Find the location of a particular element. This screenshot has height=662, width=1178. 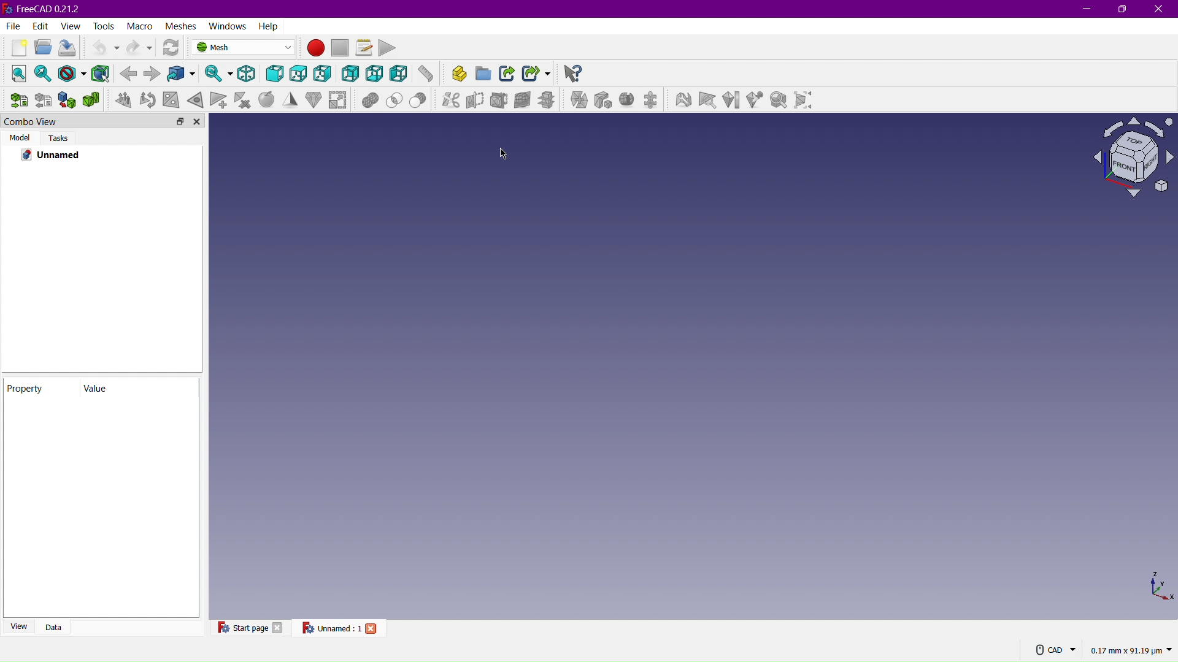

Fit all is located at coordinates (18, 73).